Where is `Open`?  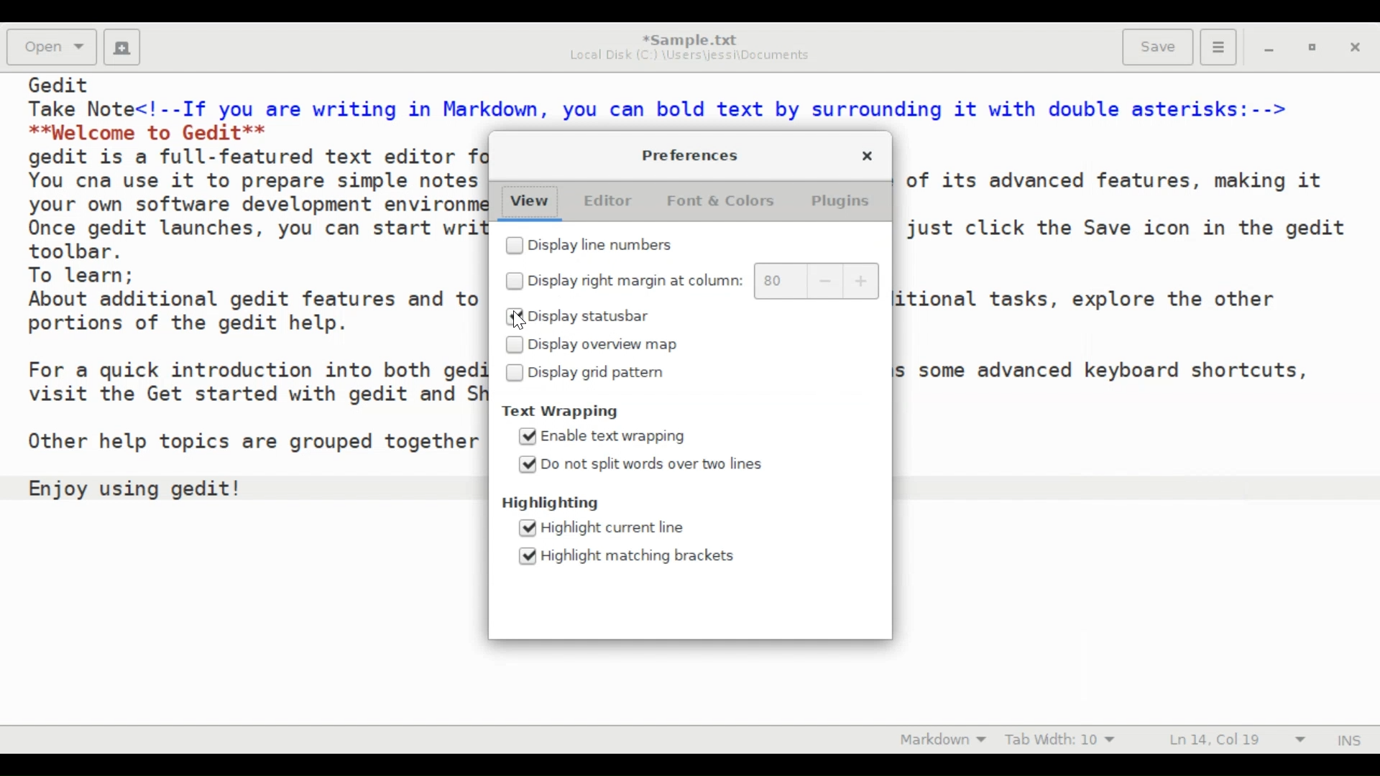 Open is located at coordinates (51, 47).